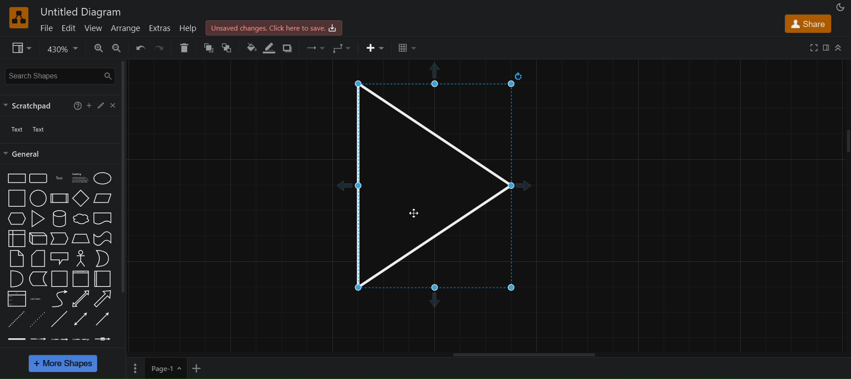 The width and height of the screenshot is (851, 379). Describe the element at coordinates (315, 46) in the screenshot. I see `connection` at that location.